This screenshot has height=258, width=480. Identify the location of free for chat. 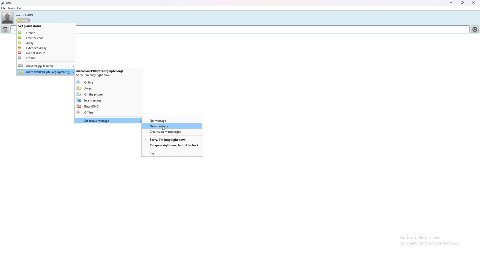
(46, 38).